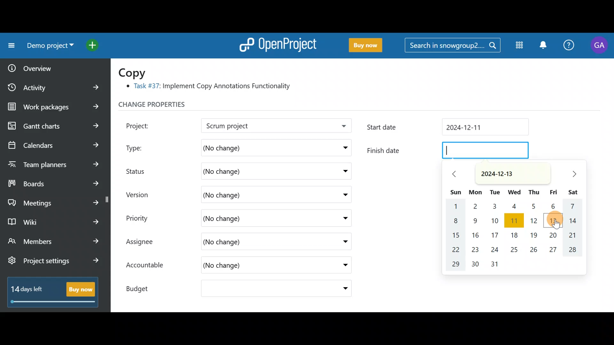 This screenshot has height=345, width=614. Describe the element at coordinates (450, 128) in the screenshot. I see `Start date` at that location.